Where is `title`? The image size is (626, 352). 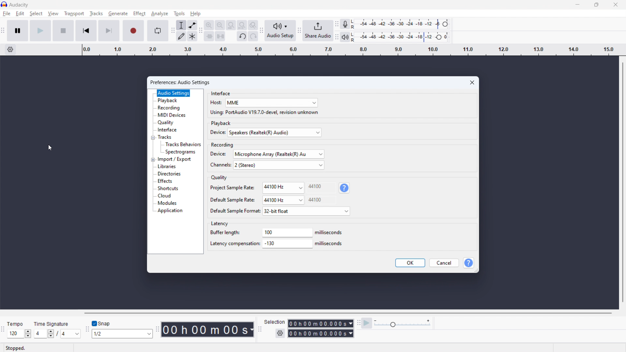
title is located at coordinates (19, 5).